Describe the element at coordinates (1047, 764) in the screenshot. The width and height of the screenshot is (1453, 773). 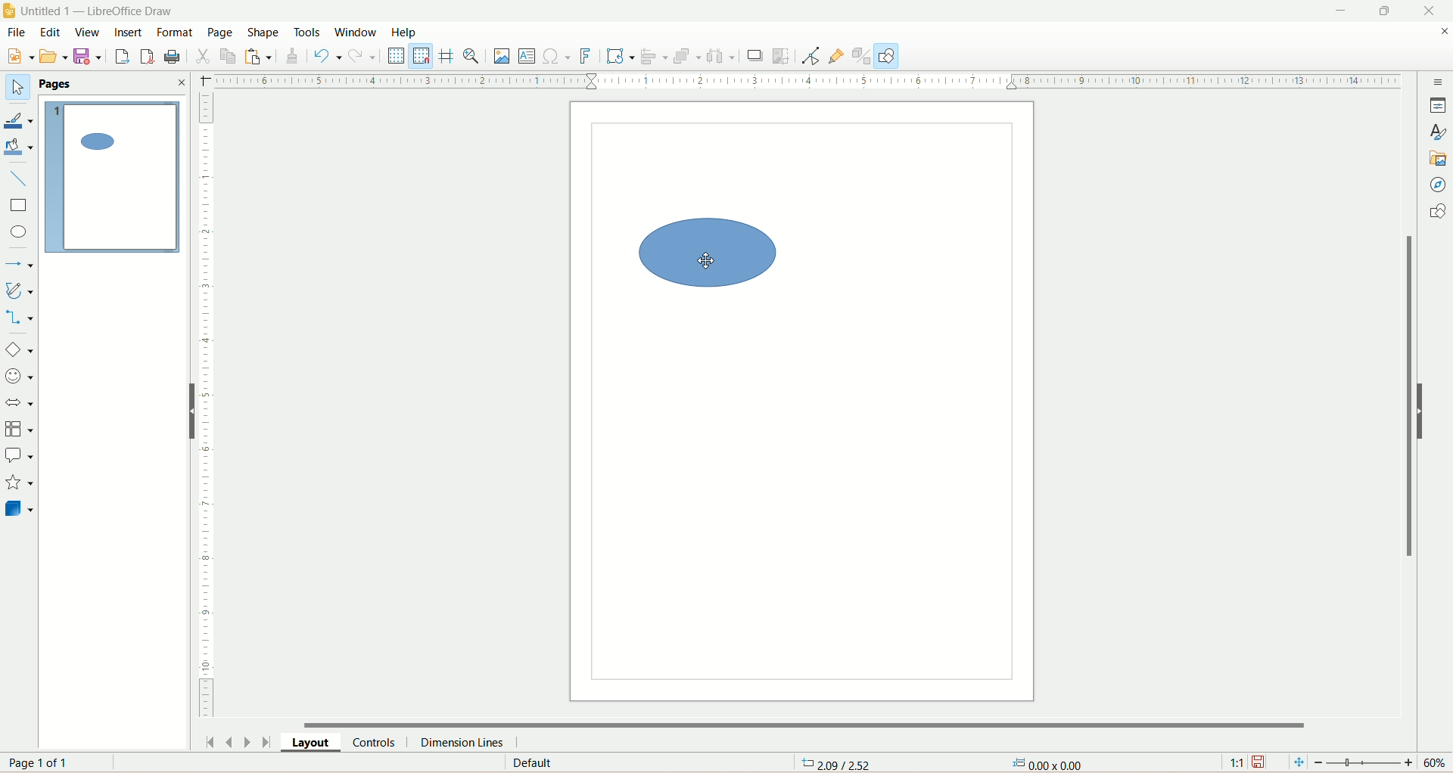
I see `anchor point` at that location.